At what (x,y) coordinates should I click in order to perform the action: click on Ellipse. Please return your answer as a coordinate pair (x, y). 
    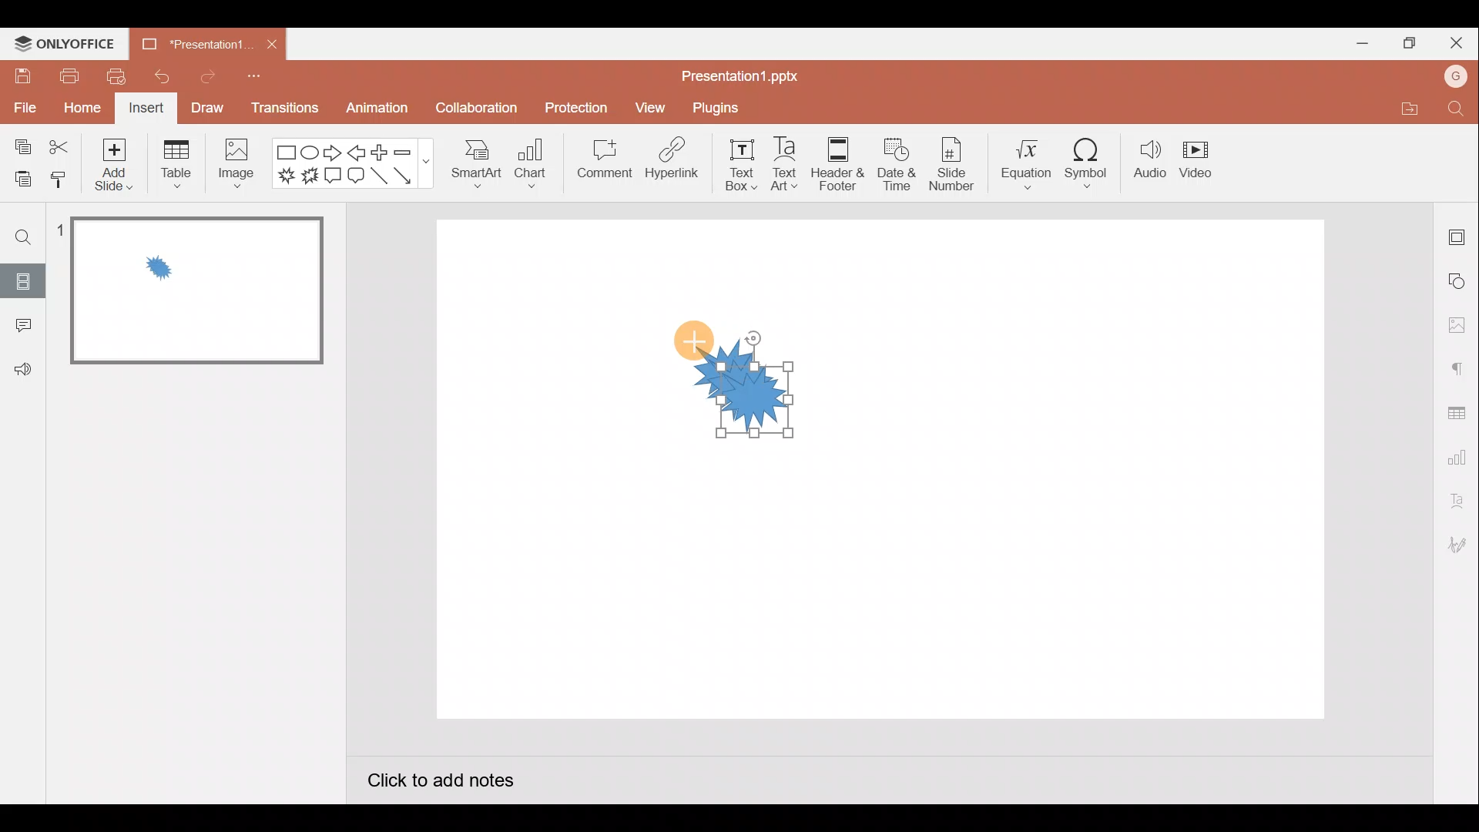
    Looking at the image, I should click on (313, 153).